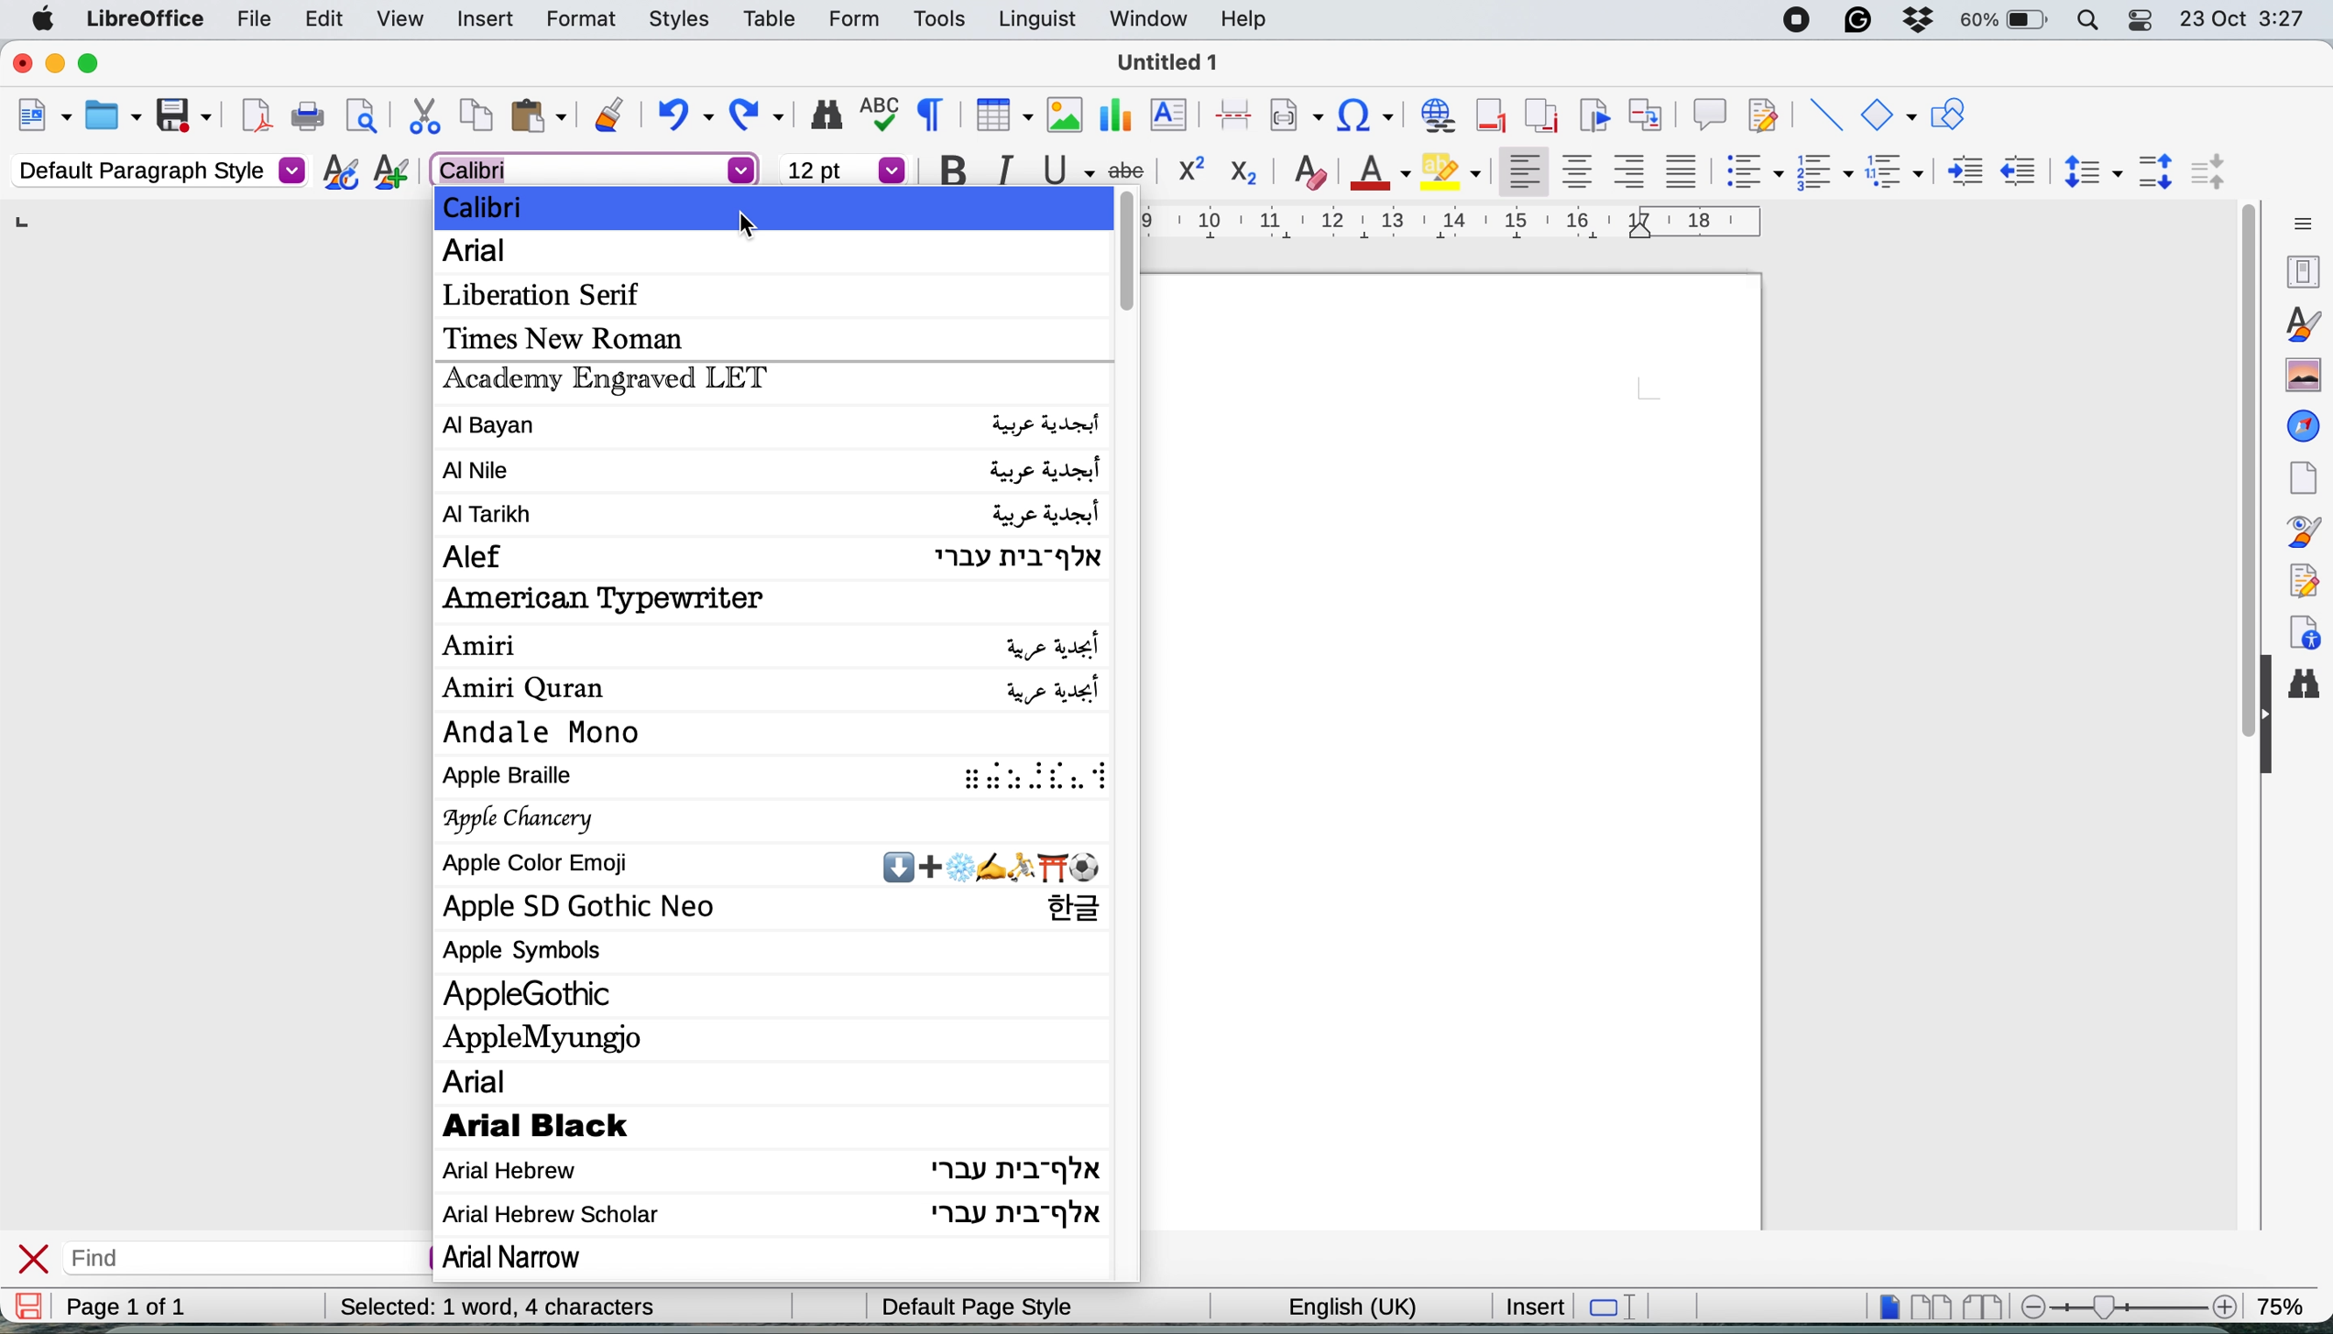 This screenshot has width=2333, height=1334. I want to click on vertical scroll bar, so click(1135, 255).